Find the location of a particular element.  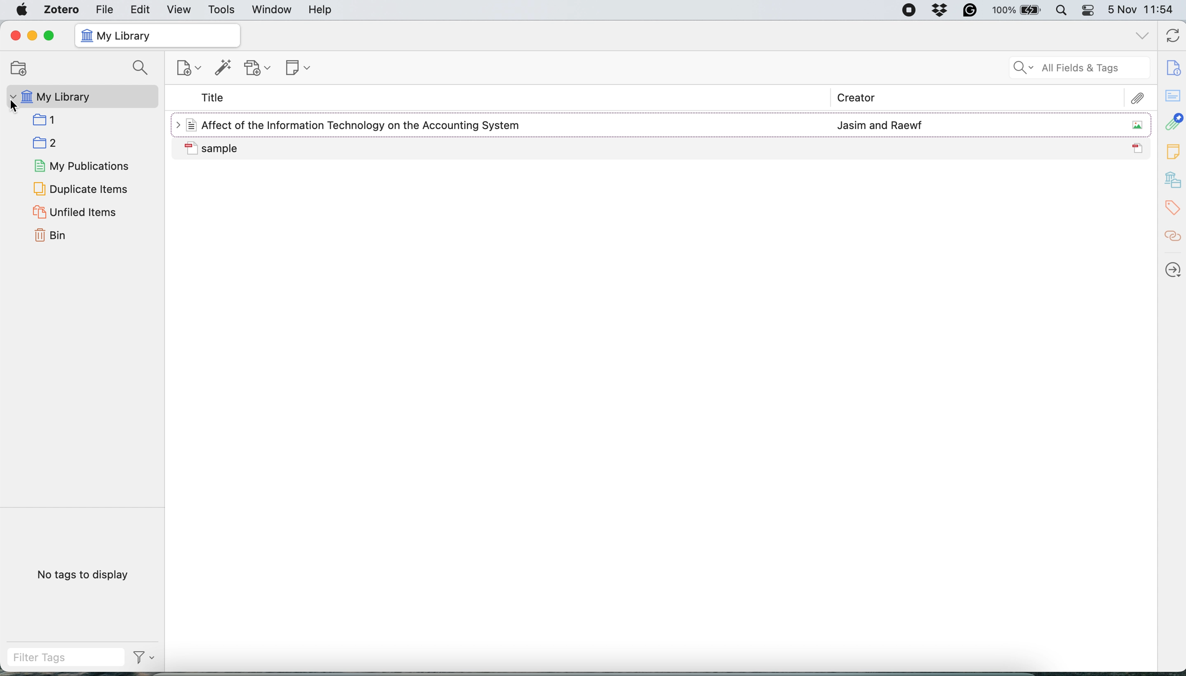

title is located at coordinates (213, 98).